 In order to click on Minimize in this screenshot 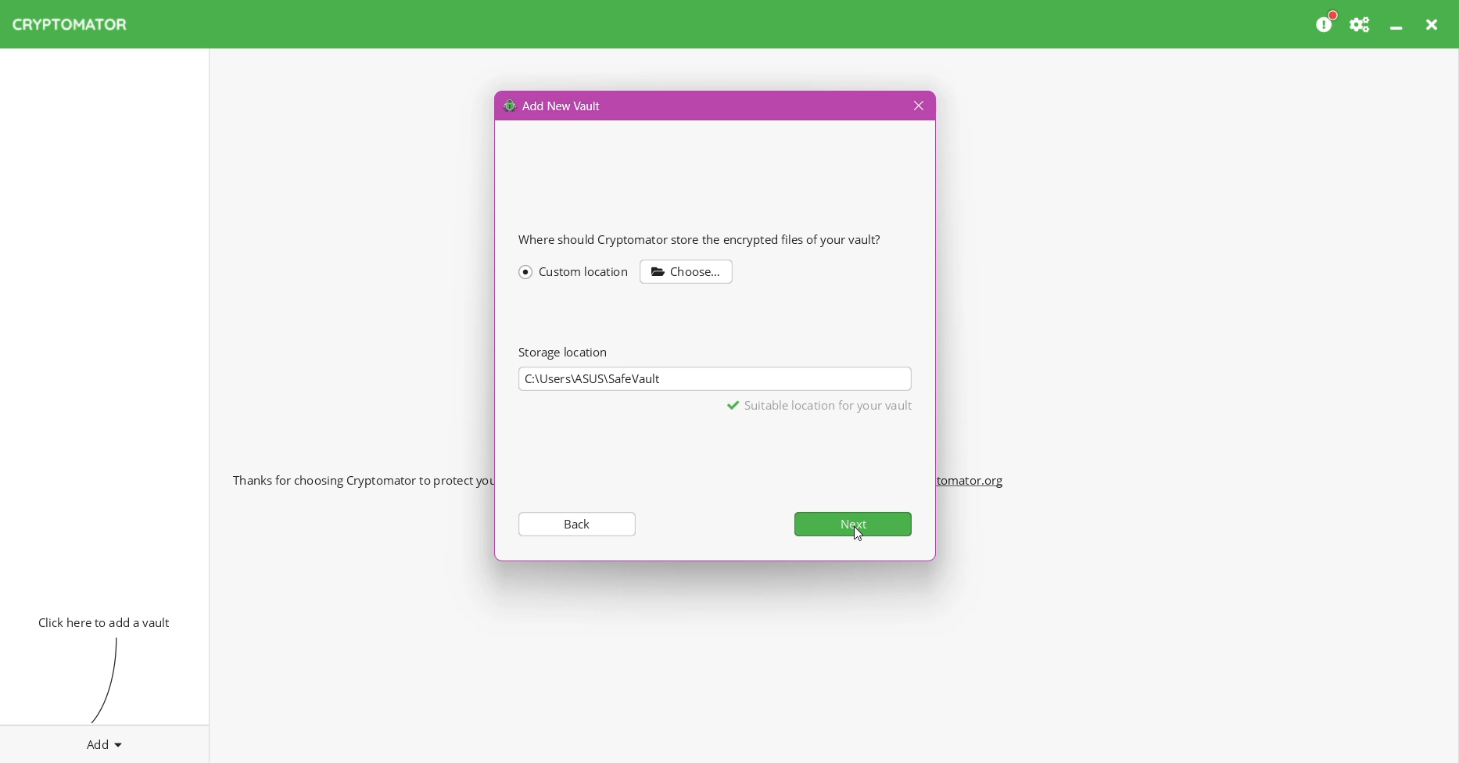, I will do `click(1398, 24)`.